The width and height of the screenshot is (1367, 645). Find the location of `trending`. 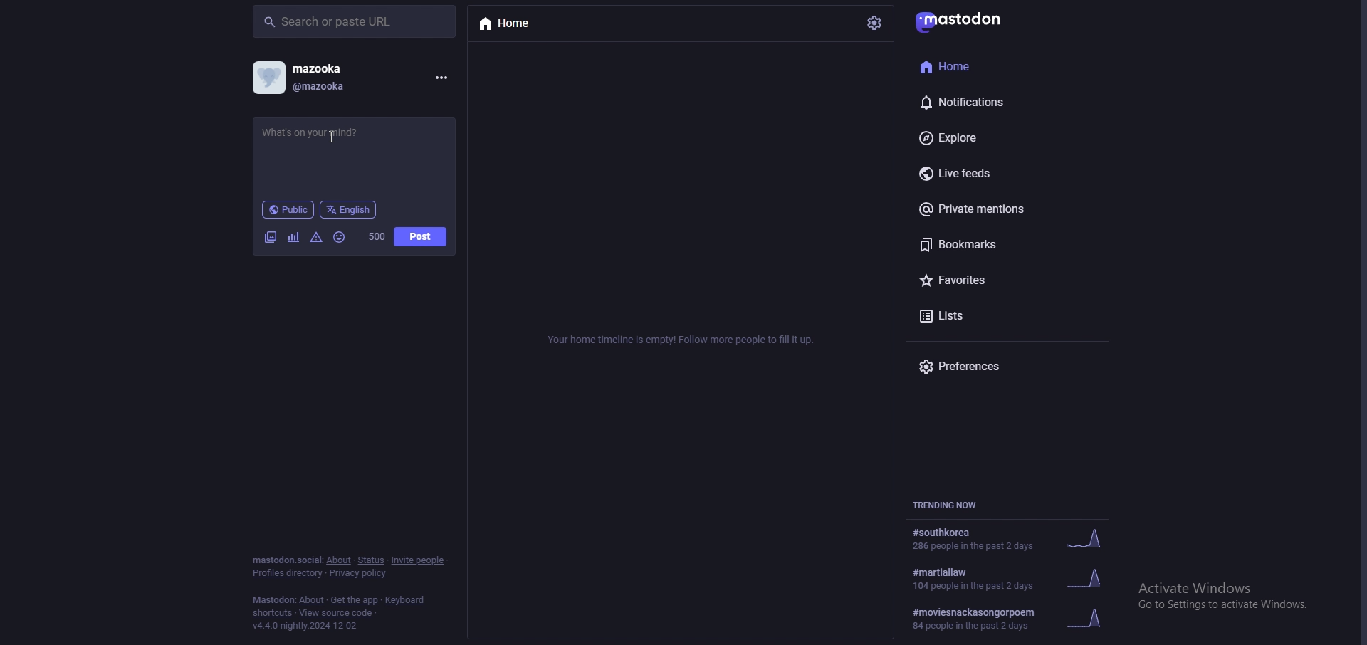

trending is located at coordinates (1006, 619).